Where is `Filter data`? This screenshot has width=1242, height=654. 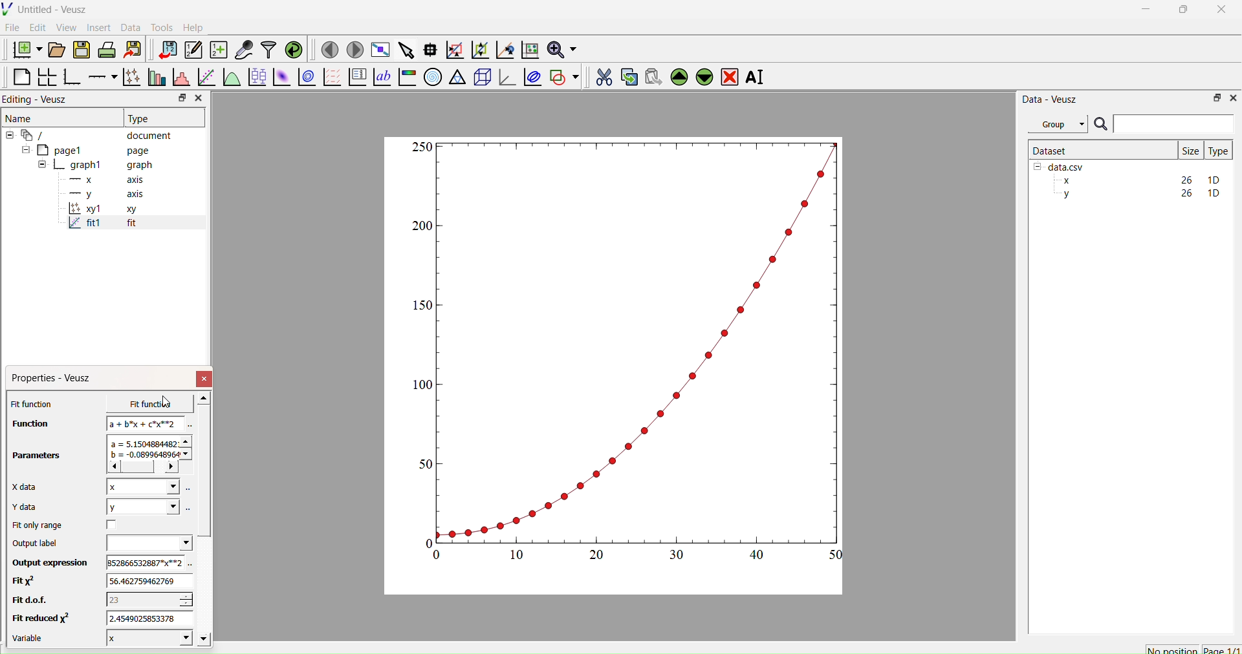 Filter data is located at coordinates (268, 49).